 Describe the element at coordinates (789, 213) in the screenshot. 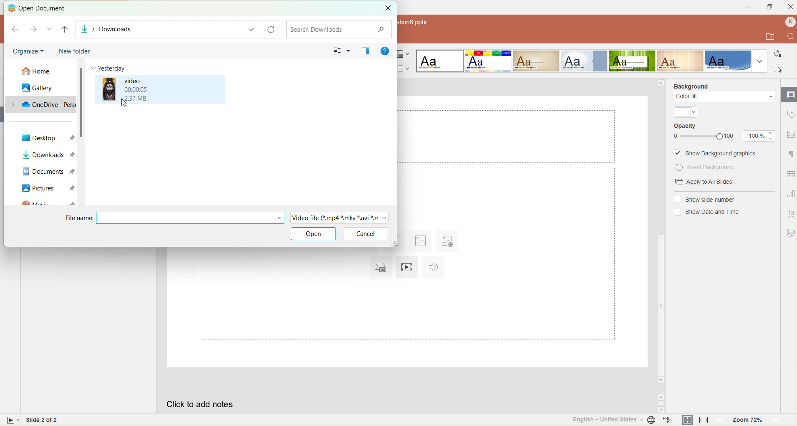

I see `Text ART setting` at that location.